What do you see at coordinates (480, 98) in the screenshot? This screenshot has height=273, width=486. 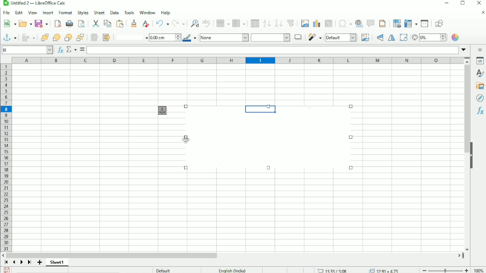 I see `Navigator` at bounding box center [480, 98].